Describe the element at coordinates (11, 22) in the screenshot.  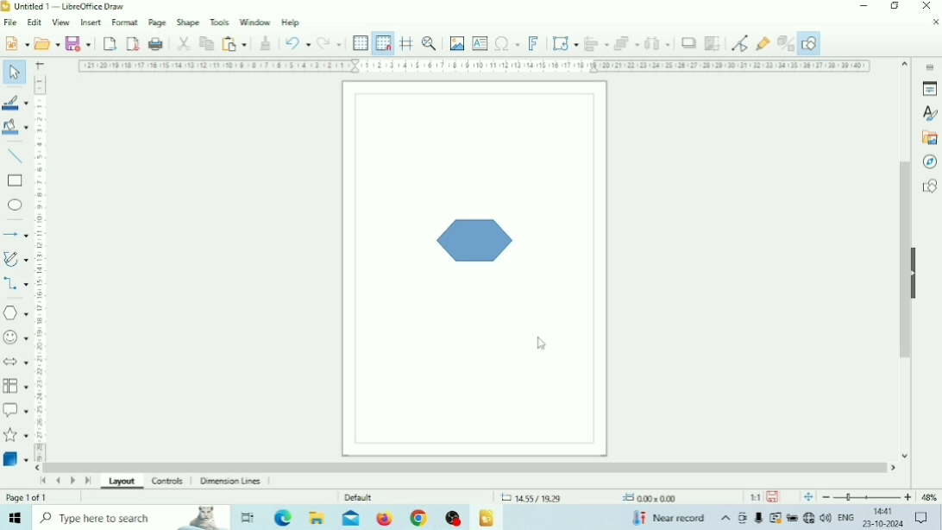
I see `File` at that location.